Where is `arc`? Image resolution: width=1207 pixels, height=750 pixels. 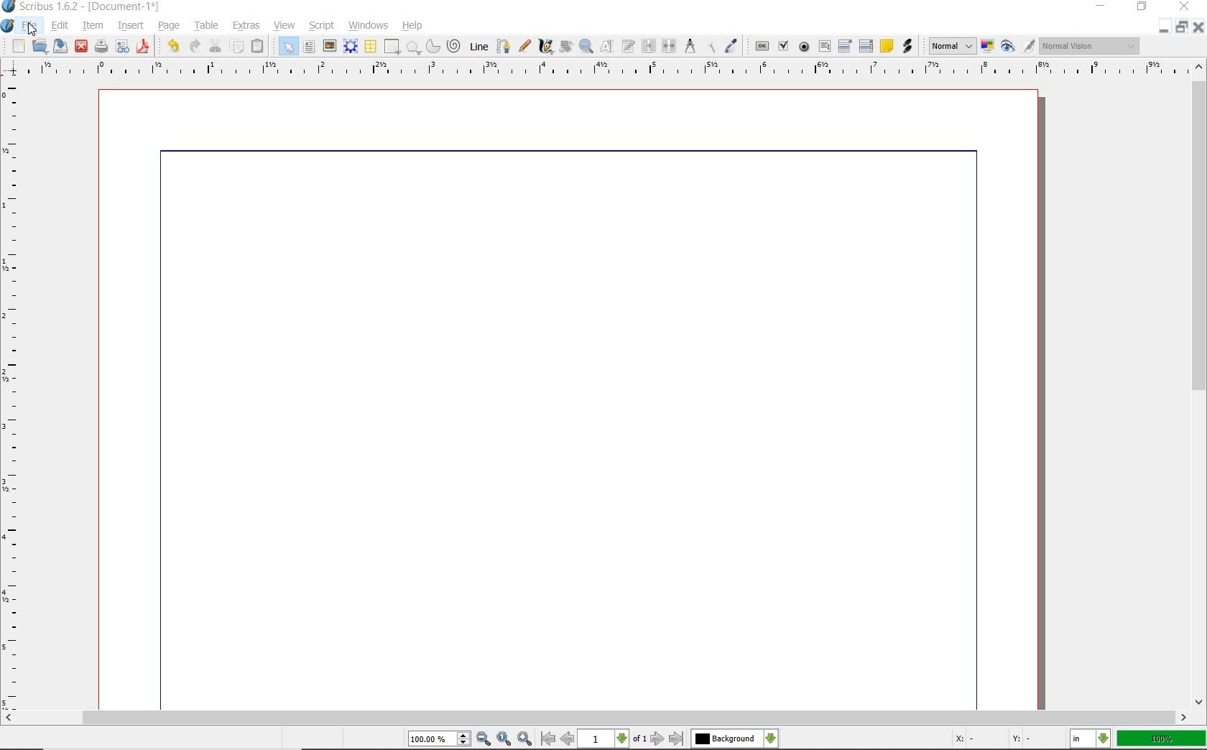
arc is located at coordinates (433, 46).